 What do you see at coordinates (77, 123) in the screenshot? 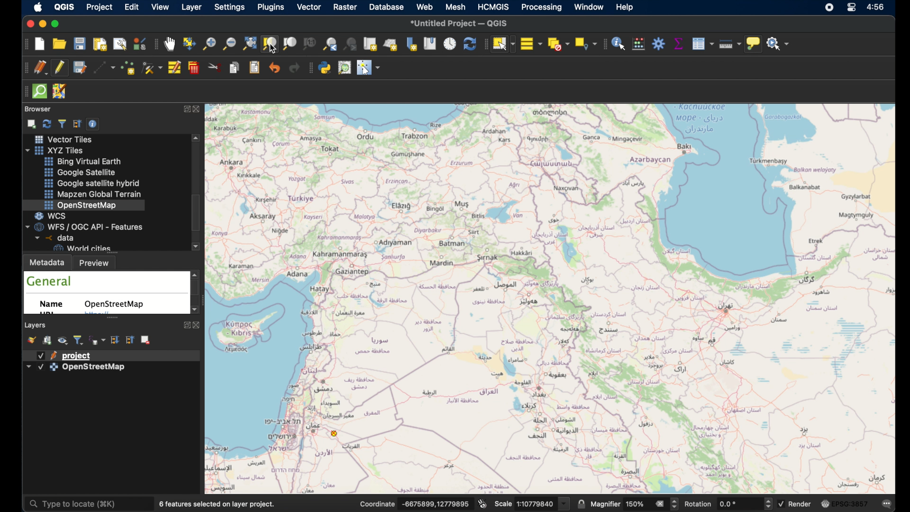
I see `collapse all ` at bounding box center [77, 123].